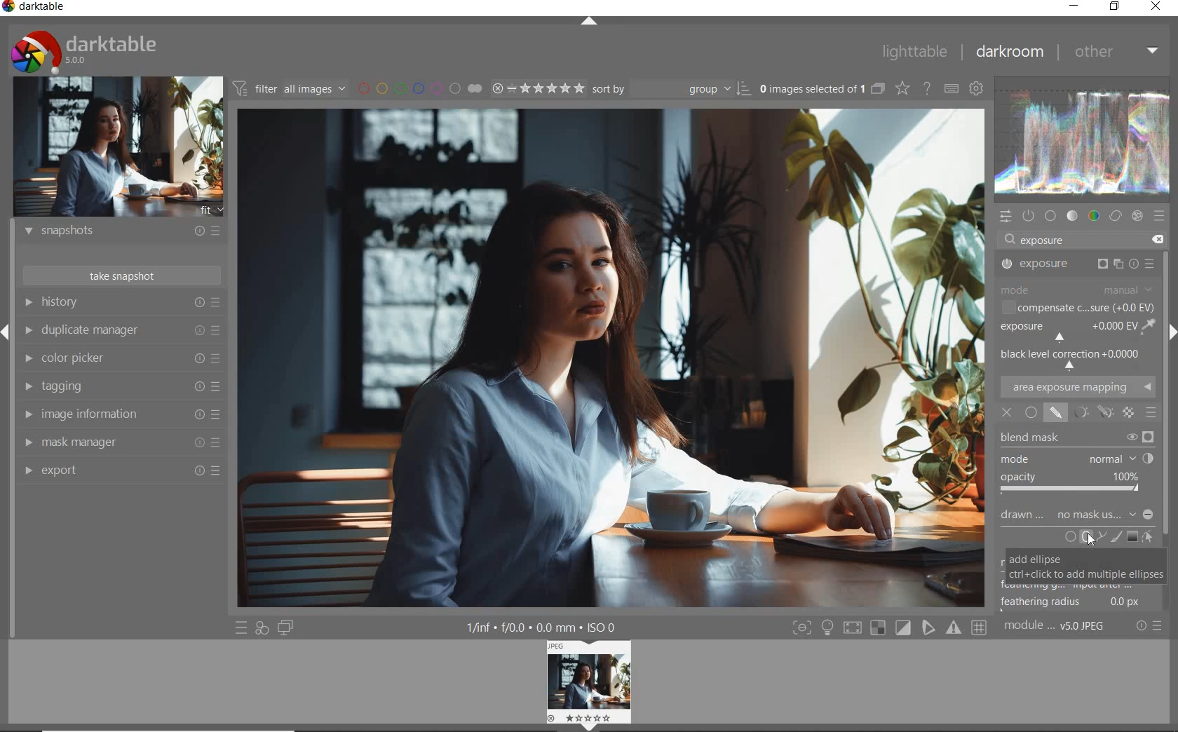 This screenshot has height=732, width=1178. What do you see at coordinates (1160, 240) in the screenshot?
I see `delete` at bounding box center [1160, 240].